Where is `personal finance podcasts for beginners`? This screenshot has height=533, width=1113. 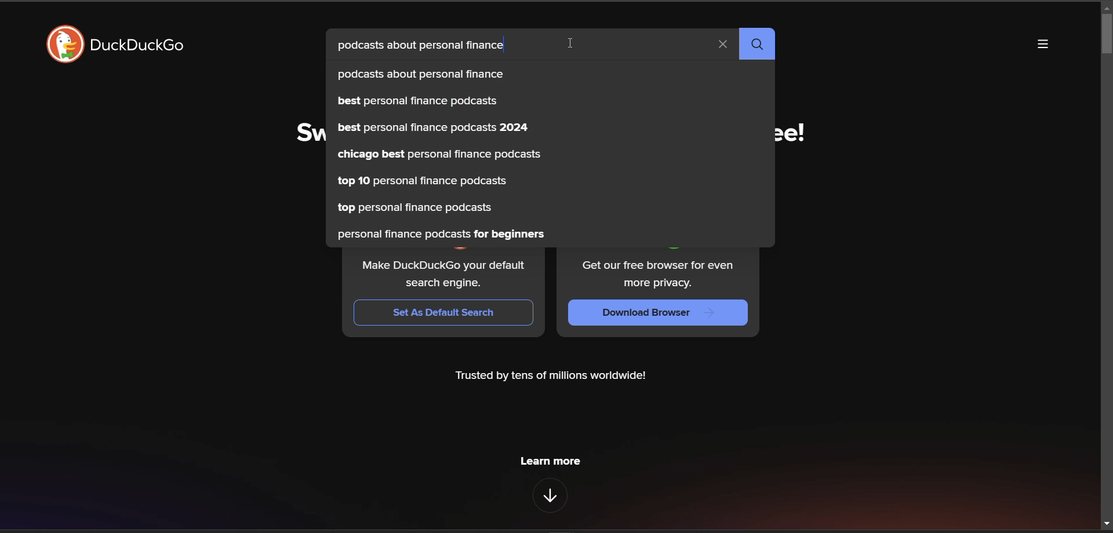 personal finance podcasts for beginners is located at coordinates (441, 235).